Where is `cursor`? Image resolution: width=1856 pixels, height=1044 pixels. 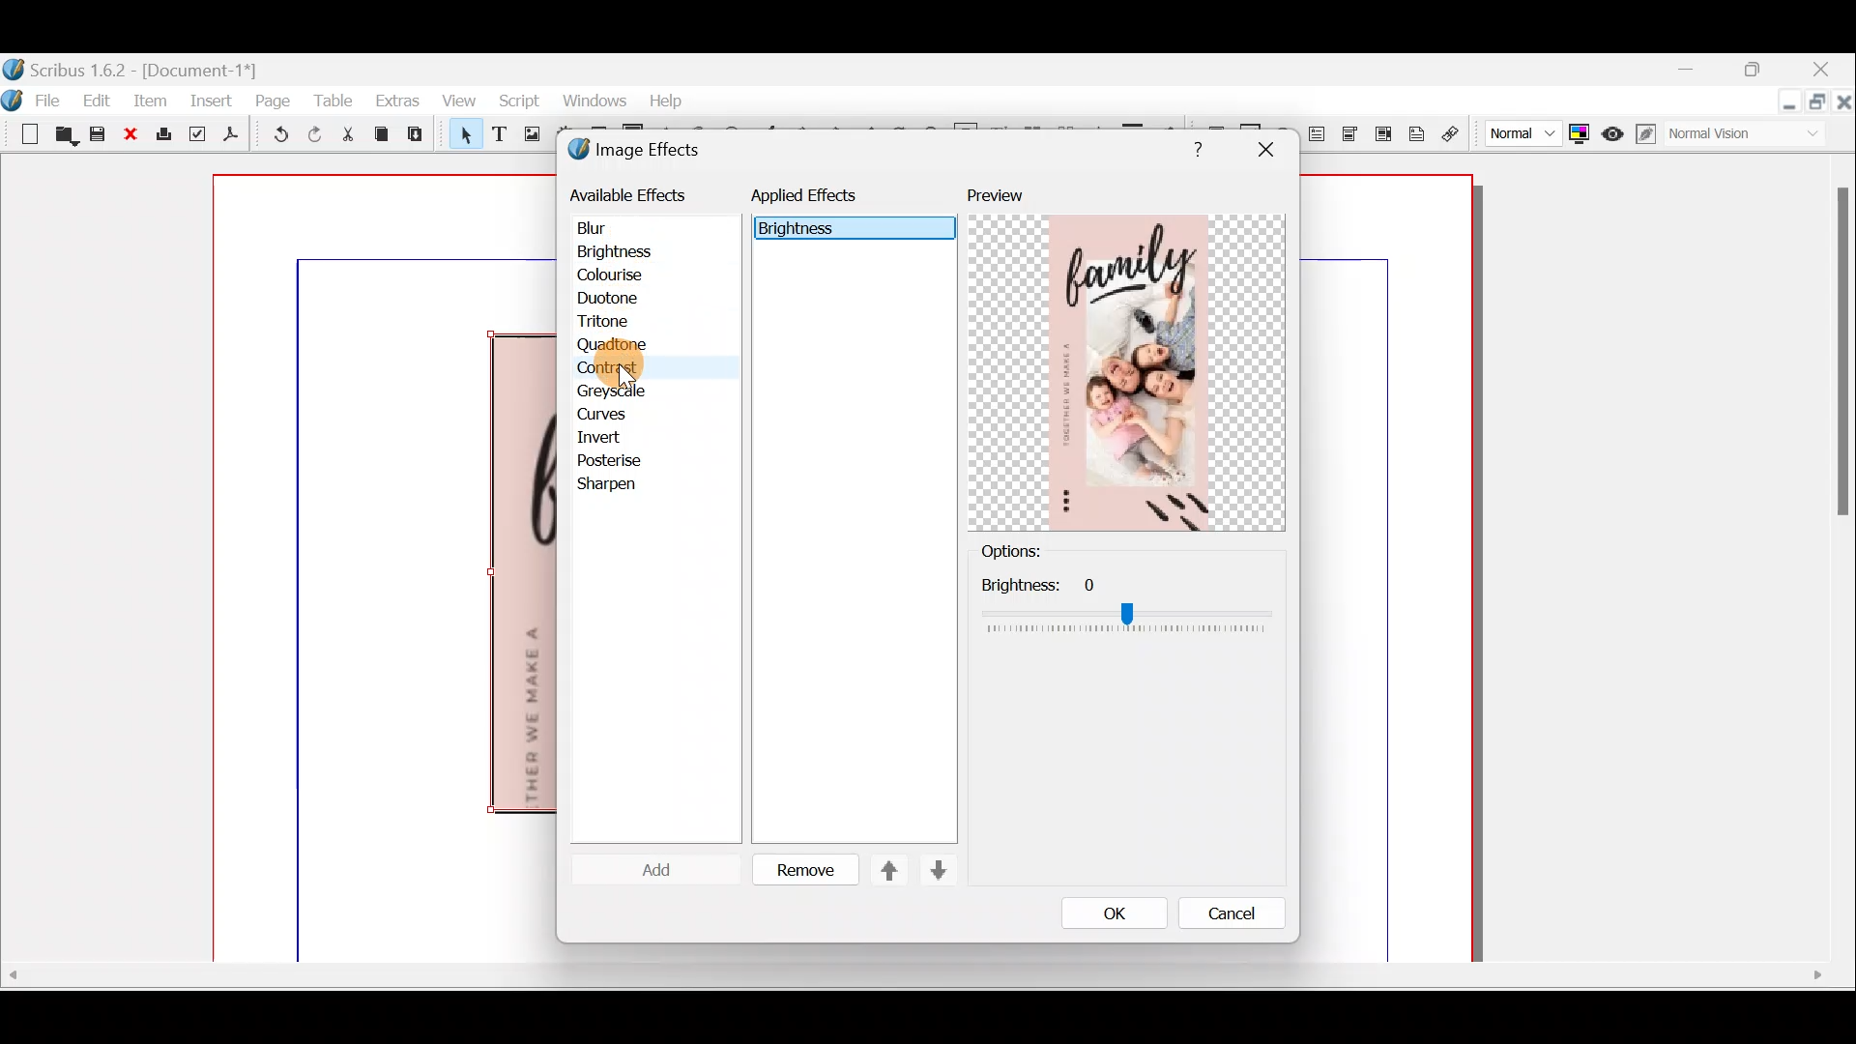
cursor is located at coordinates (623, 368).